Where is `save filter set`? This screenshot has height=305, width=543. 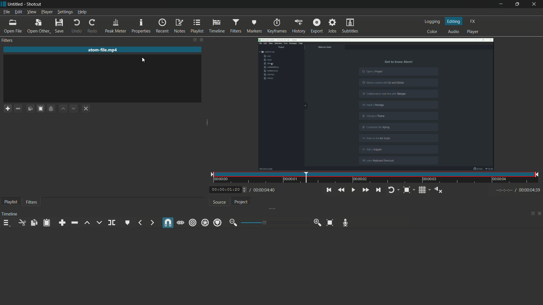 save filter set is located at coordinates (51, 108).